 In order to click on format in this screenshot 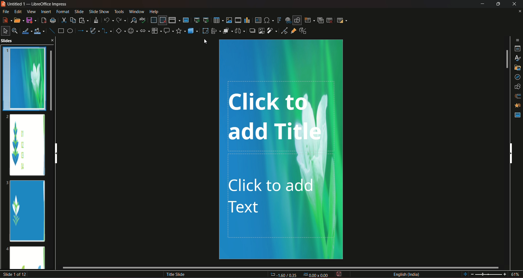, I will do `click(63, 11)`.